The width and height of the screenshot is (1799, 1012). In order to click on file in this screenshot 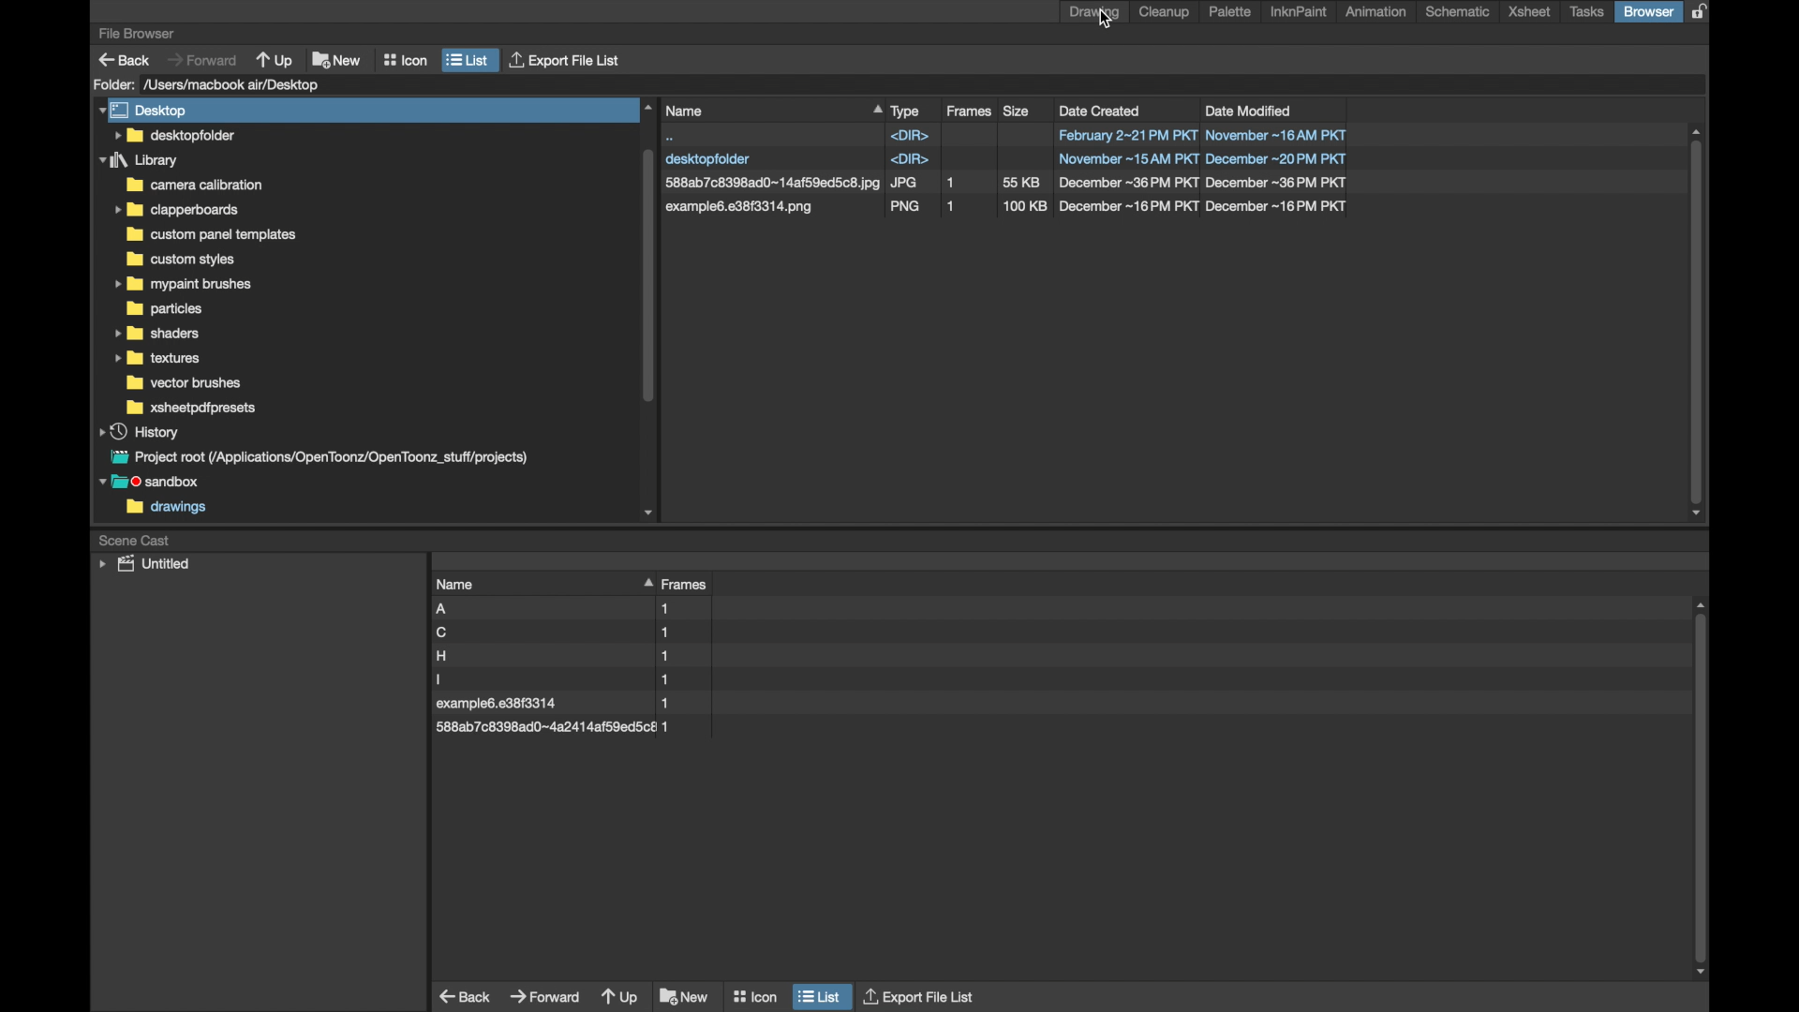, I will do `click(552, 656)`.